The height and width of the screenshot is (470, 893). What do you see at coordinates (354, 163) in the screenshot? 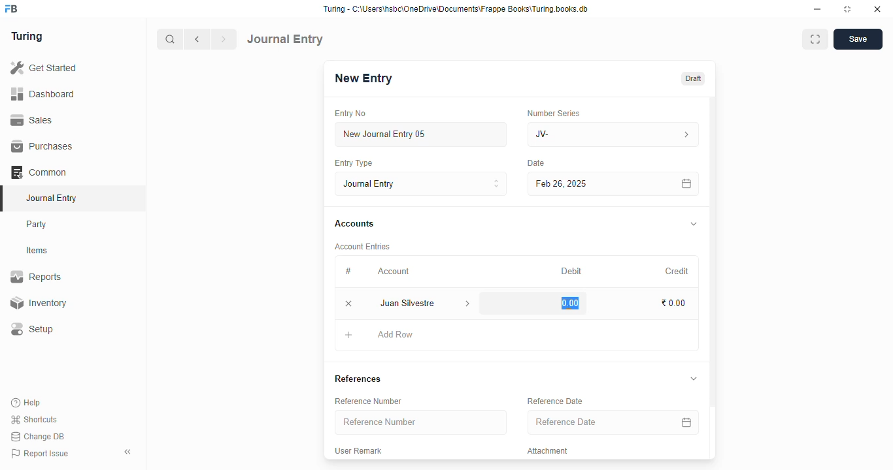
I see `entry type` at bounding box center [354, 163].